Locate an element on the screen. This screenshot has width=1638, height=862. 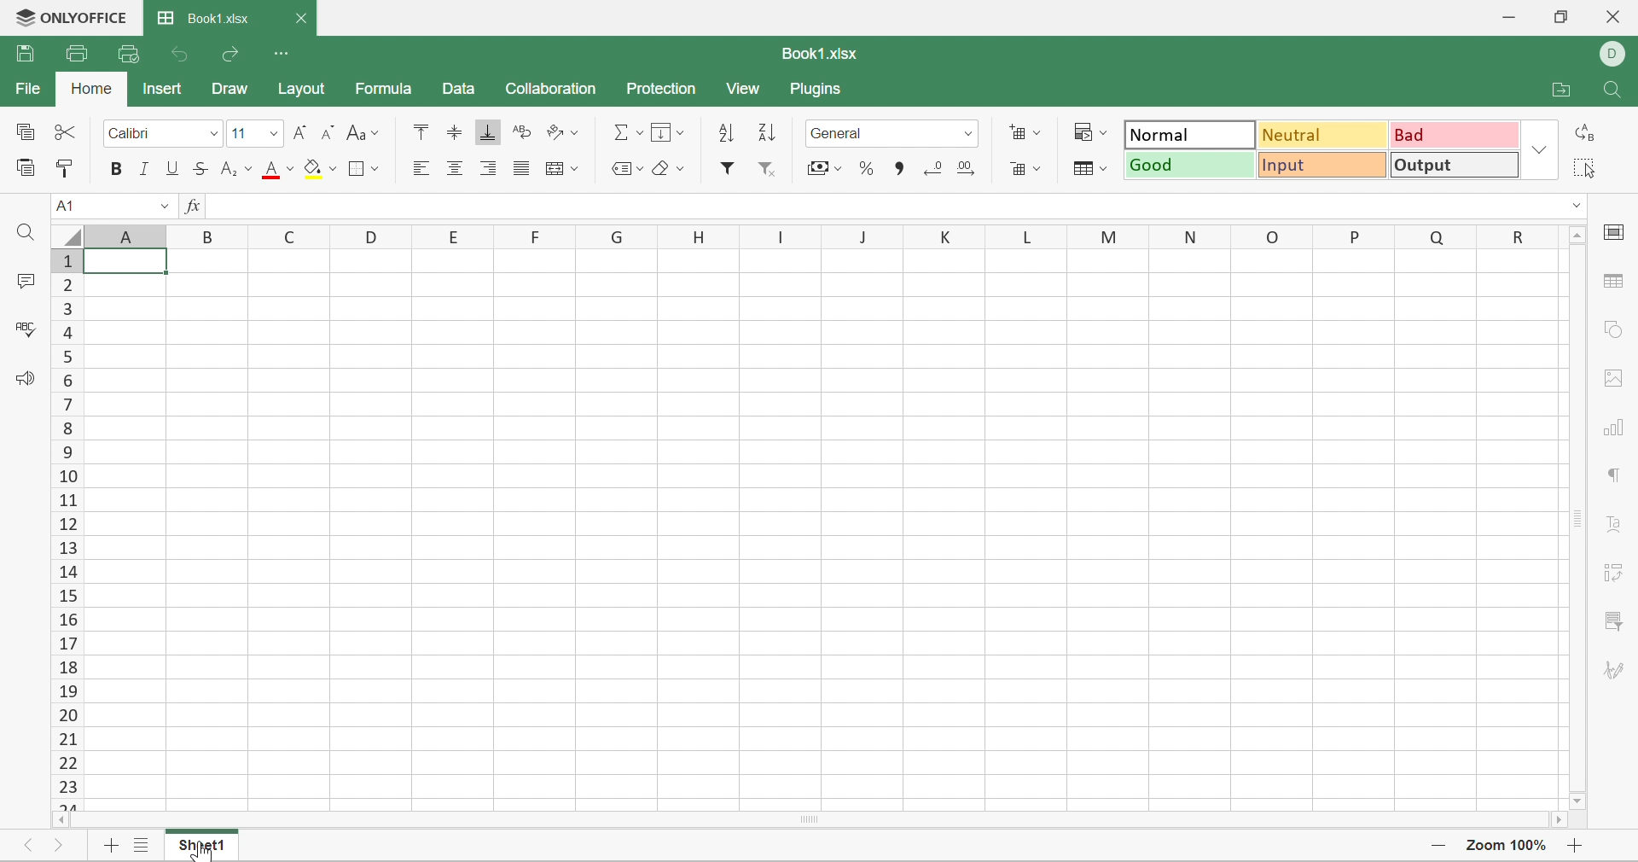
Check spelling is located at coordinates (29, 333).